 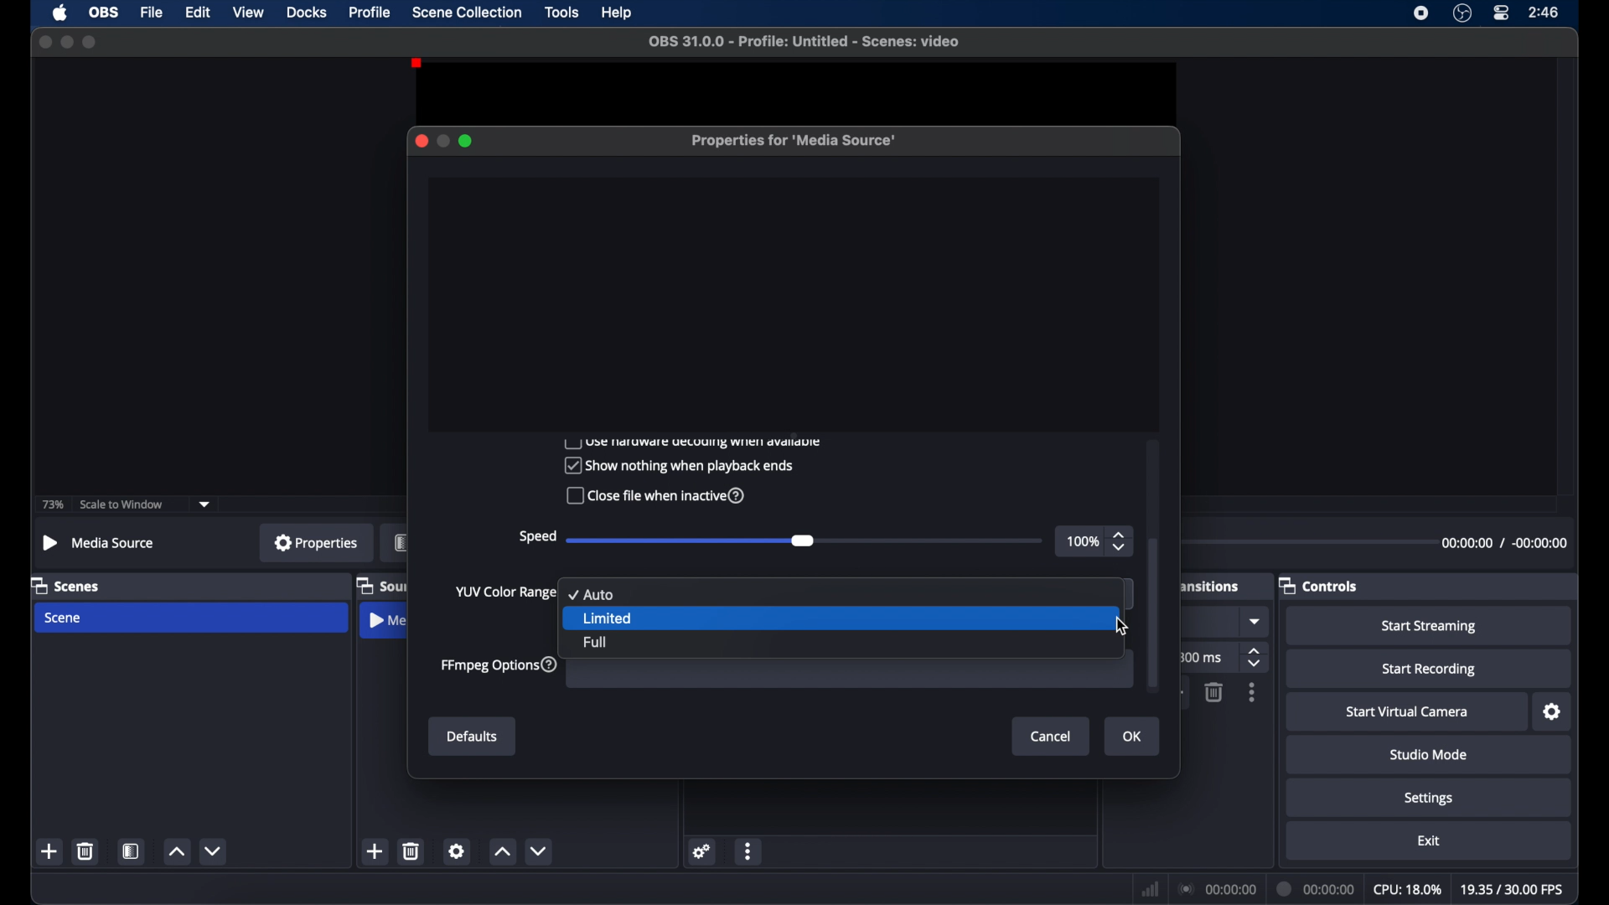 What do you see at coordinates (1421, 13) in the screenshot?
I see `screen recorder icon` at bounding box center [1421, 13].